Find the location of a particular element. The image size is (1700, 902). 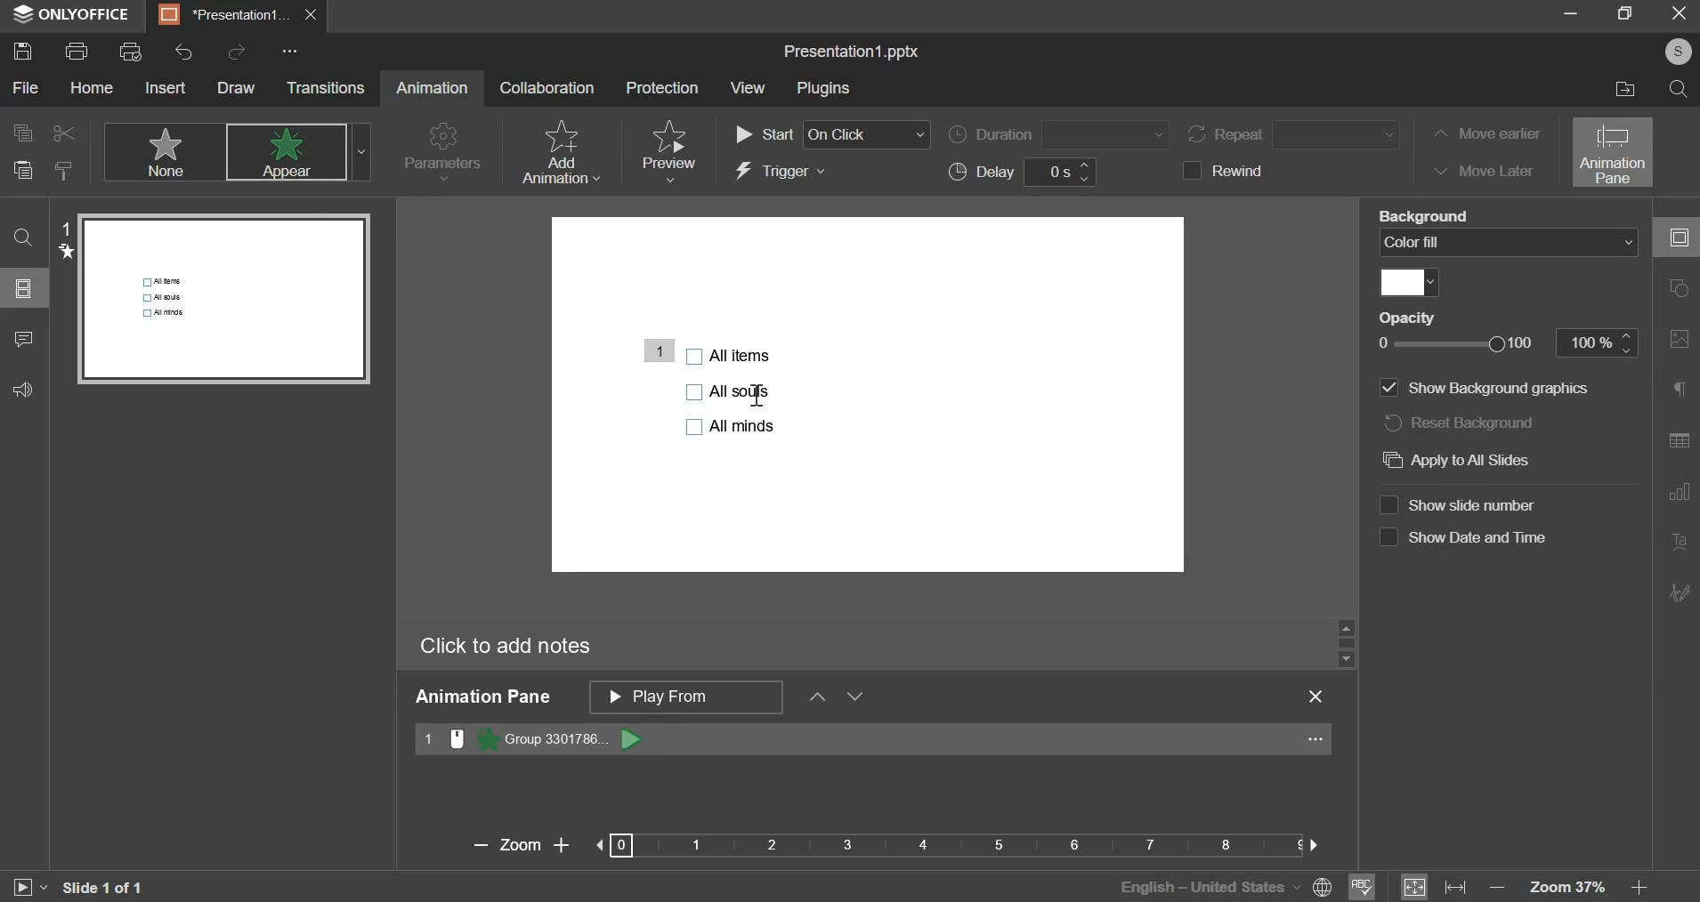

protection is located at coordinates (660, 87).